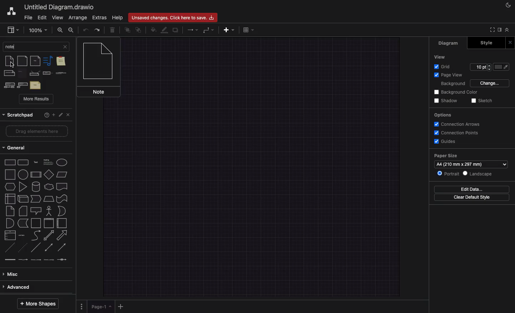 This screenshot has width=515, height=313. I want to click on Edit, so click(63, 115).